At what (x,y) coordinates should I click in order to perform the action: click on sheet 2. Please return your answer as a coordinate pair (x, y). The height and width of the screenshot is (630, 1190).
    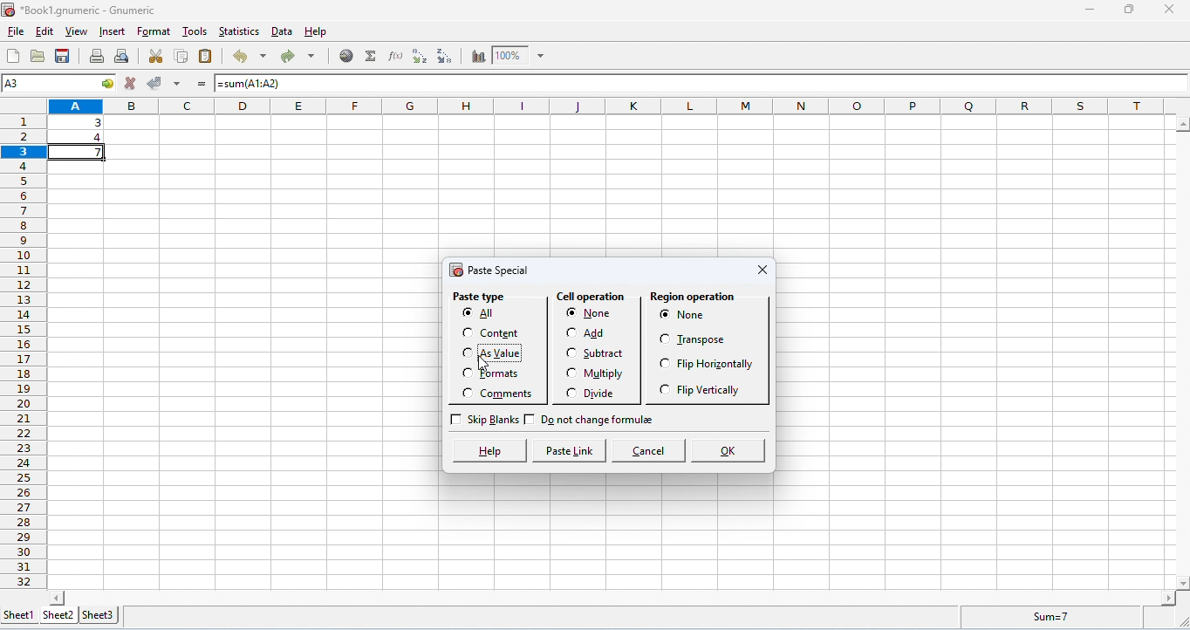
    Looking at the image, I should click on (58, 615).